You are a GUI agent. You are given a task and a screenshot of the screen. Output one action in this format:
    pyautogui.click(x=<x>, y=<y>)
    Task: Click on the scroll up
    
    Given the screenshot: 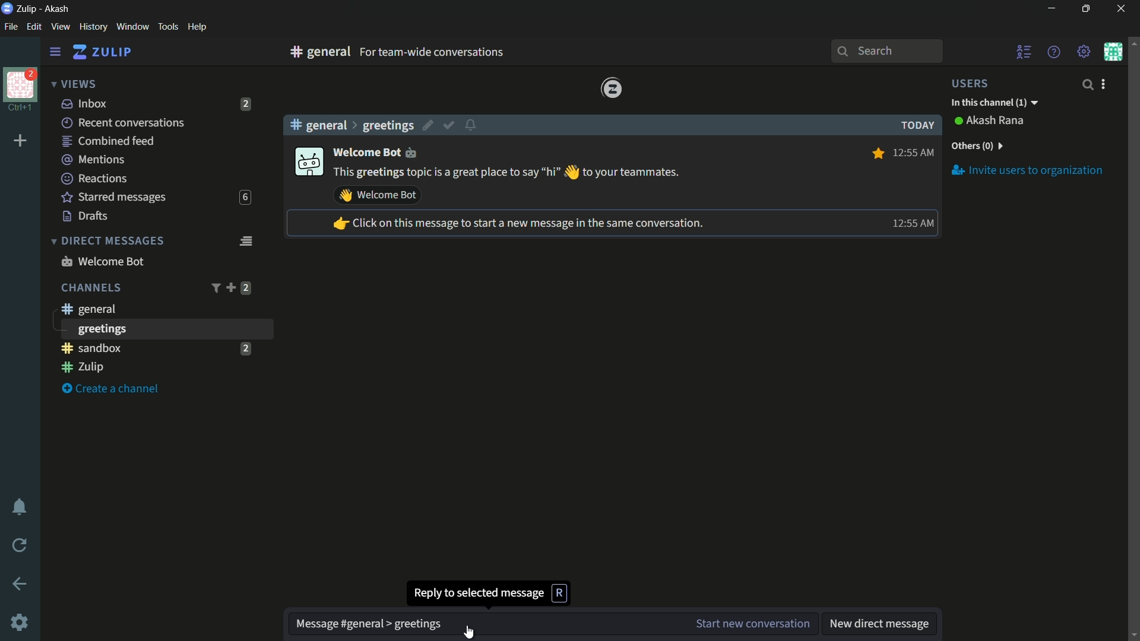 What is the action you would take?
    pyautogui.click(x=1133, y=42)
    